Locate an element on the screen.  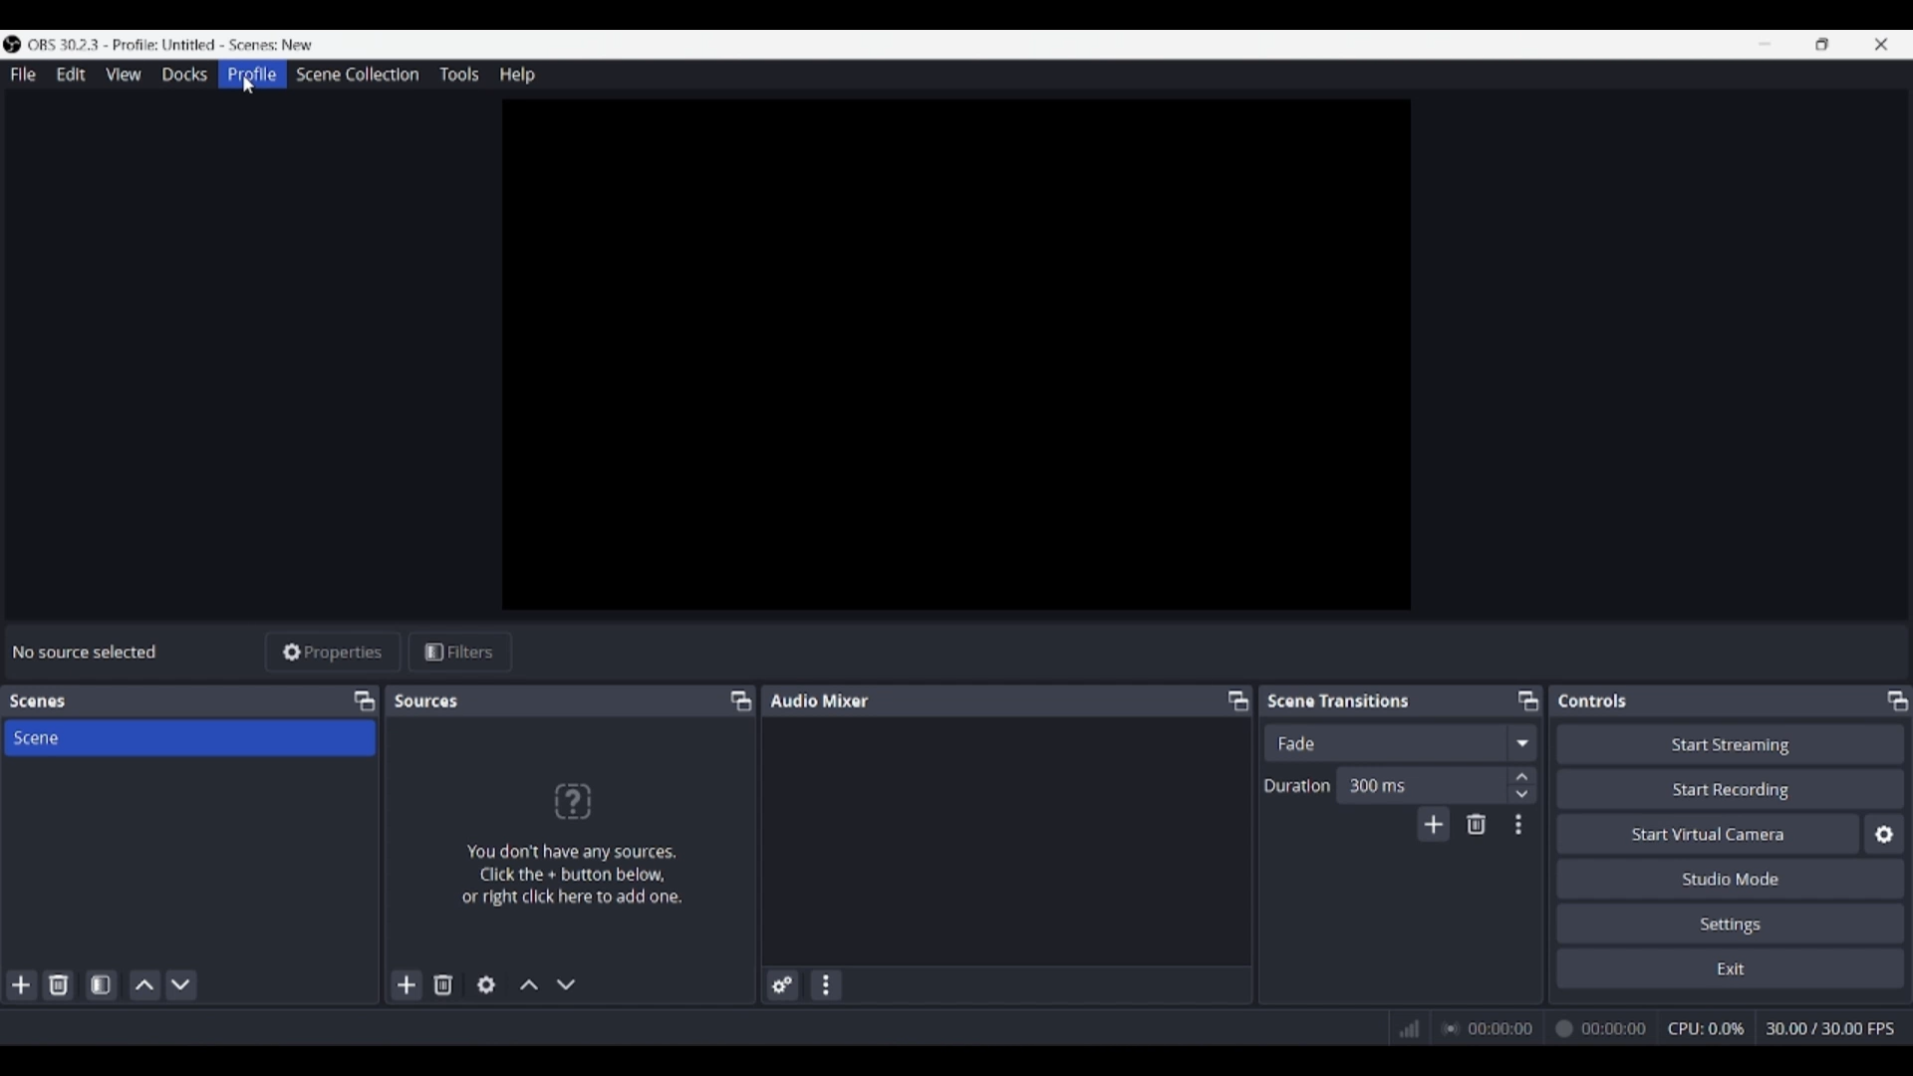
Float controls panel is located at coordinates (1897, 700).